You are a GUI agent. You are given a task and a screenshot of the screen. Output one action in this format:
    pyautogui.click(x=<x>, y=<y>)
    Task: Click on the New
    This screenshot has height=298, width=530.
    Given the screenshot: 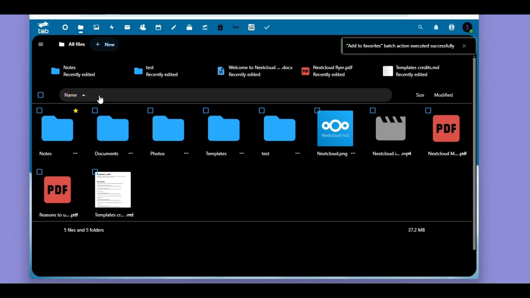 What is the action you would take?
    pyautogui.click(x=107, y=44)
    